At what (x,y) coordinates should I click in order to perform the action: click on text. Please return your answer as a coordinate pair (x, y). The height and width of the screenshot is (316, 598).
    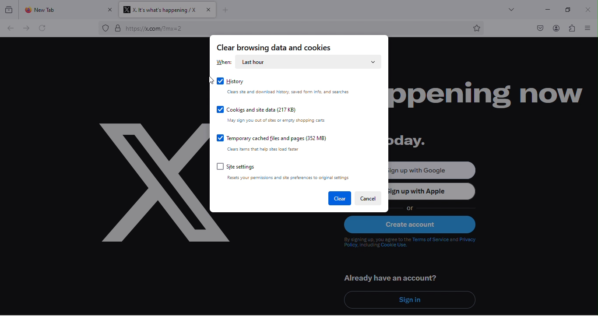
    Looking at the image, I should click on (412, 245).